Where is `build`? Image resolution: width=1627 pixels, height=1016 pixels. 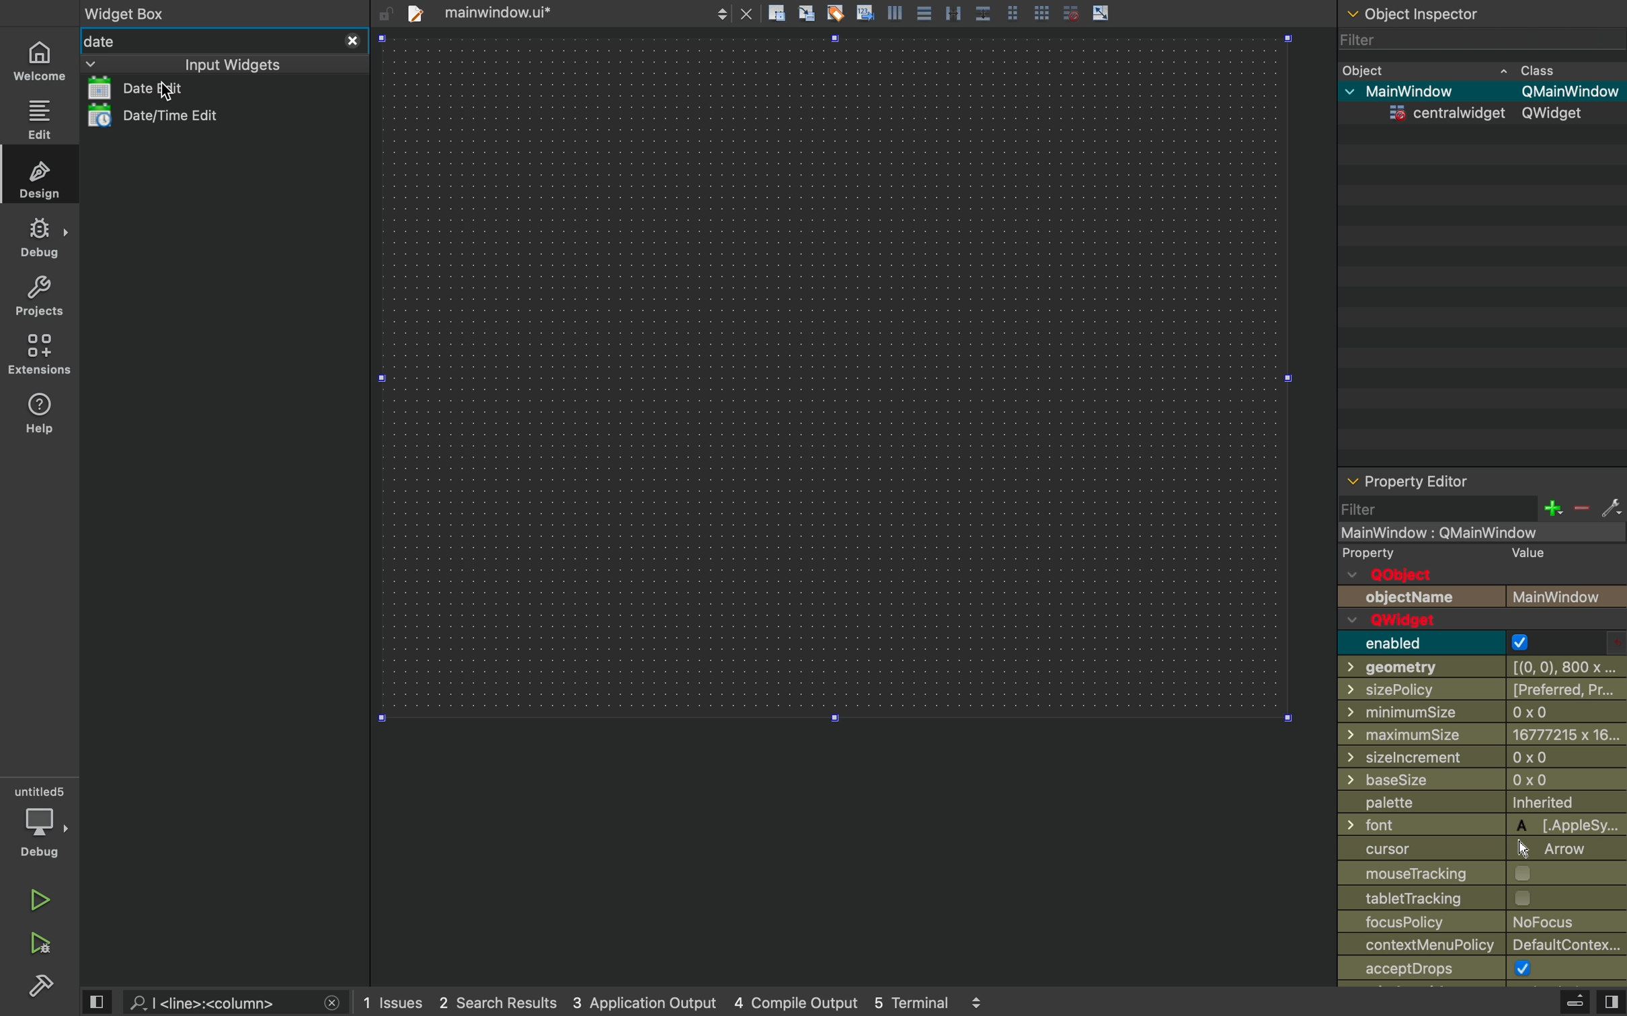 build is located at coordinates (42, 985).